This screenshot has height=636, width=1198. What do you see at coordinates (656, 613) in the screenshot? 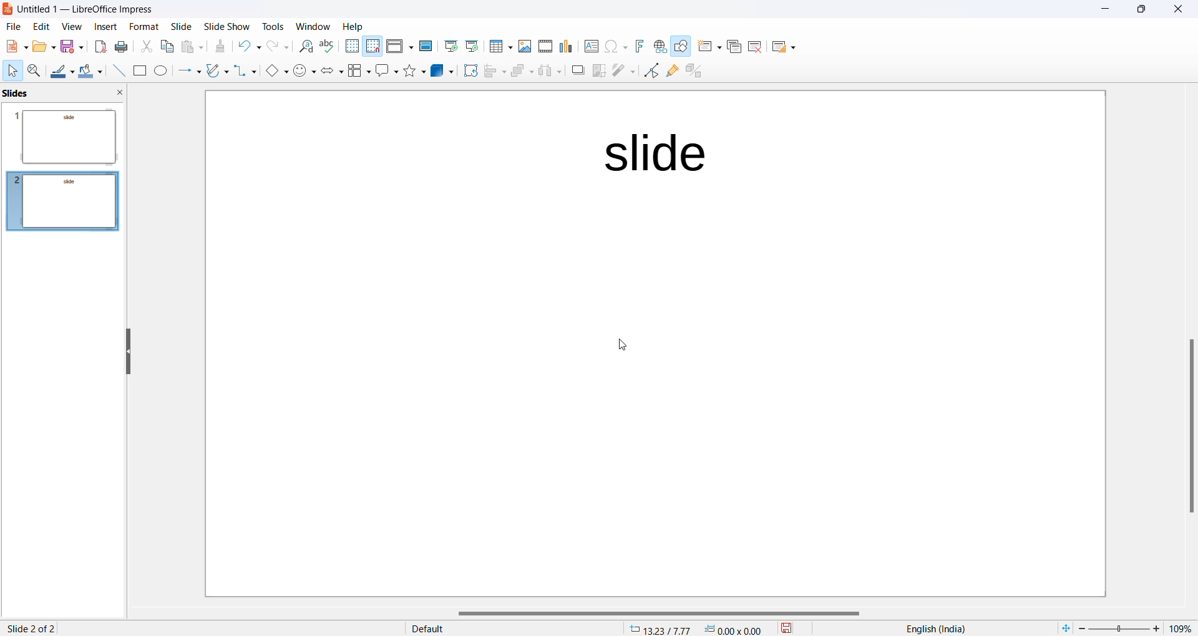
I see `horizontal scrollbar` at bounding box center [656, 613].